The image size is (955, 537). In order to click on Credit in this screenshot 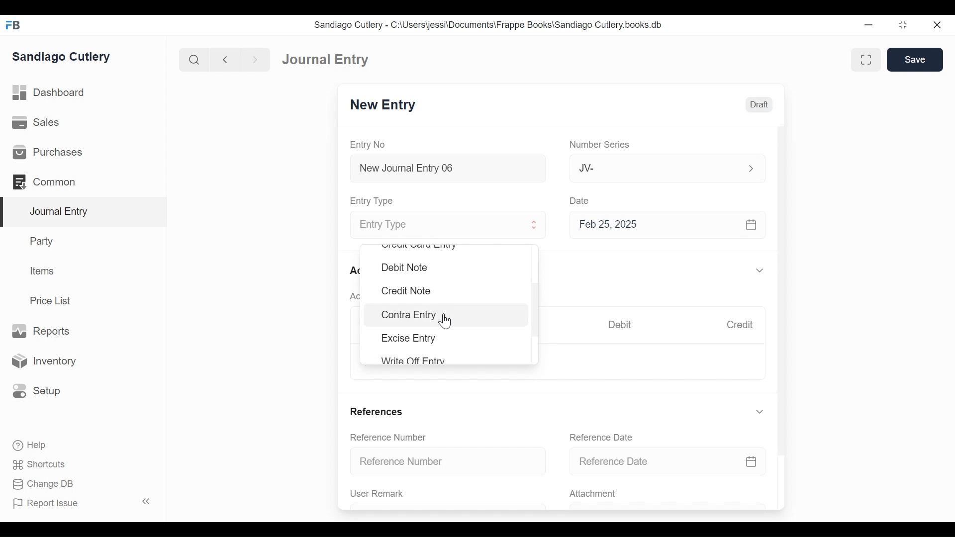, I will do `click(739, 325)`.